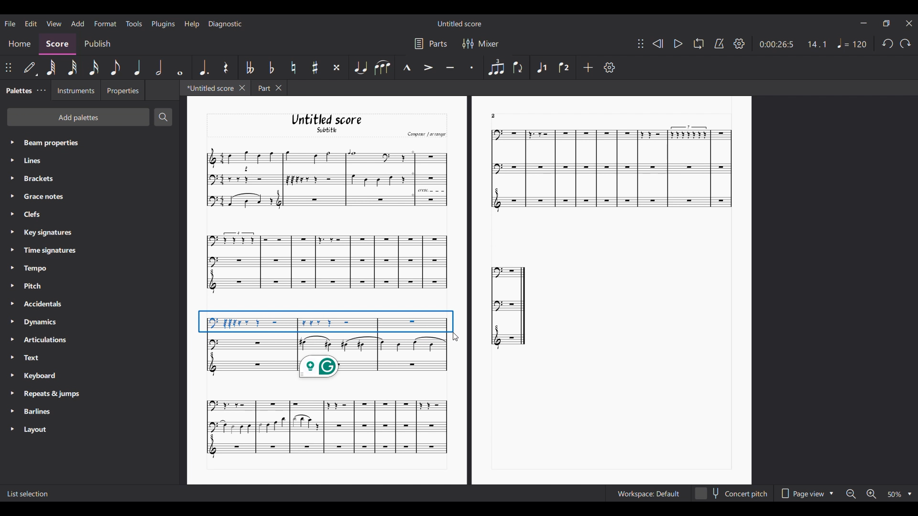  What do you see at coordinates (17, 89) in the screenshot?
I see `Palettes ` at bounding box center [17, 89].